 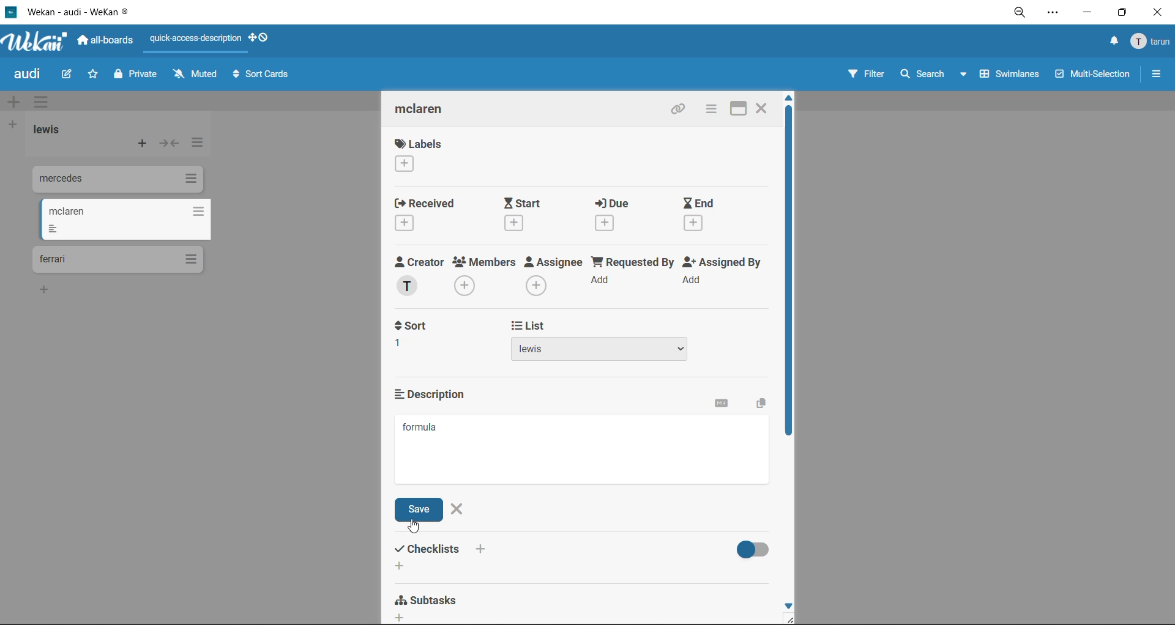 I want to click on save, so click(x=421, y=510).